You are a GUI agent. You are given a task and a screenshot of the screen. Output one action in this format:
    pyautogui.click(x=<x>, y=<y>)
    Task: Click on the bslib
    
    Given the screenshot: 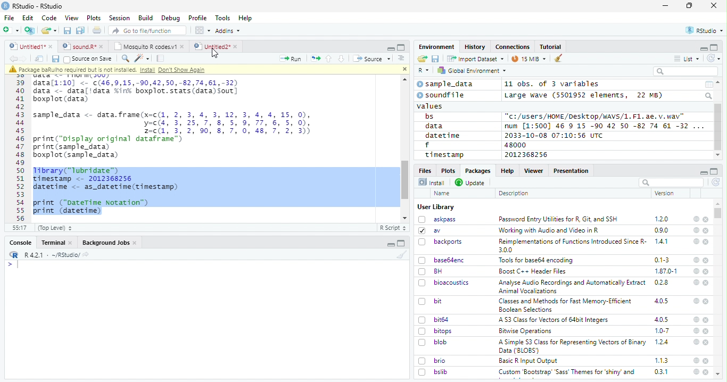 What is the action you would take?
    pyautogui.click(x=433, y=371)
    